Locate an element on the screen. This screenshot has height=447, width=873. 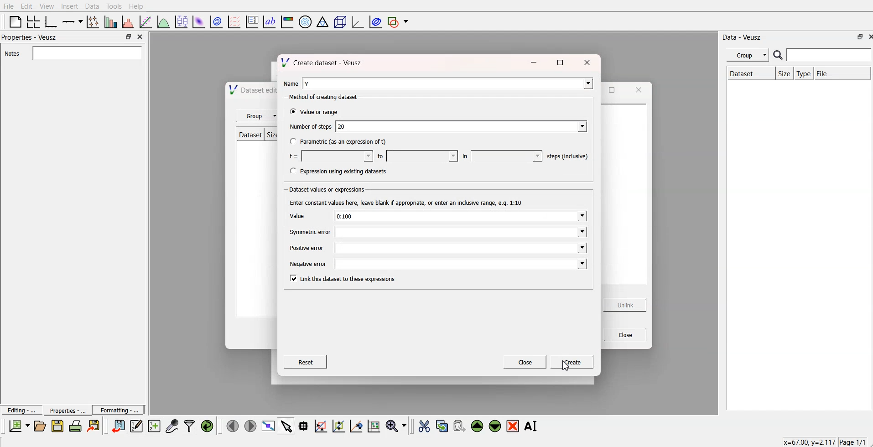
fit a function to data is located at coordinates (146, 21).